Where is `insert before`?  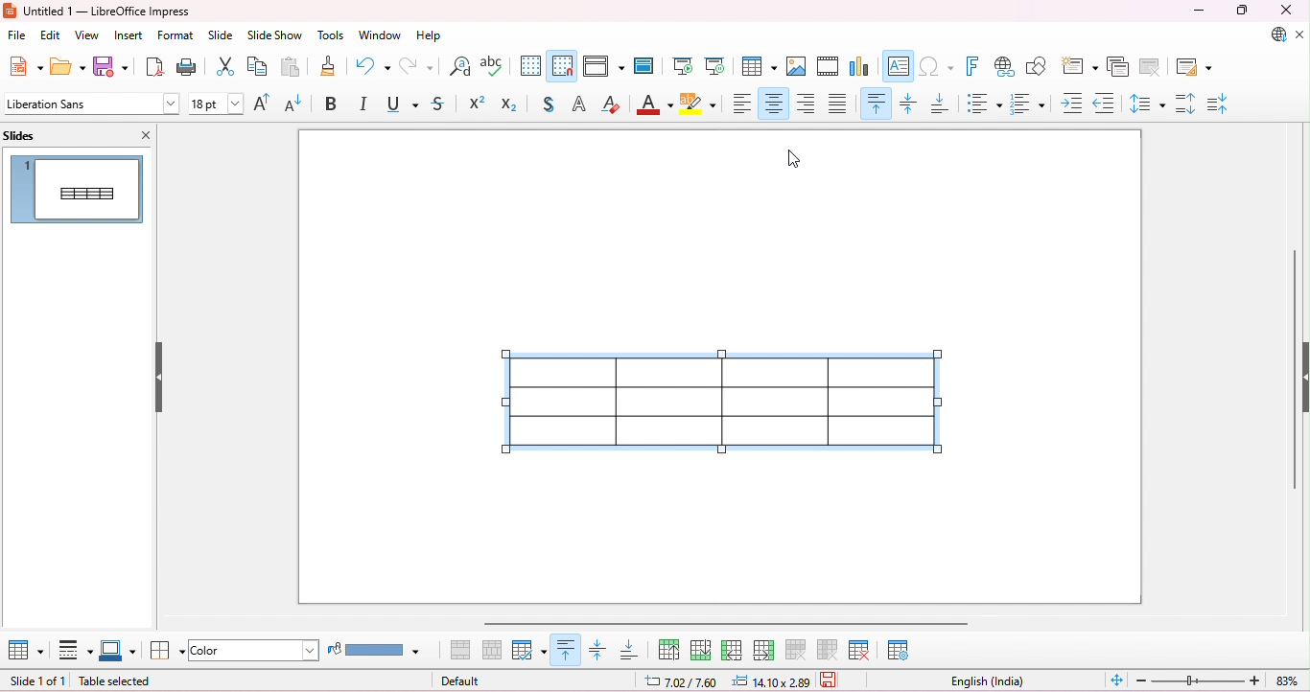
insert before is located at coordinates (732, 650).